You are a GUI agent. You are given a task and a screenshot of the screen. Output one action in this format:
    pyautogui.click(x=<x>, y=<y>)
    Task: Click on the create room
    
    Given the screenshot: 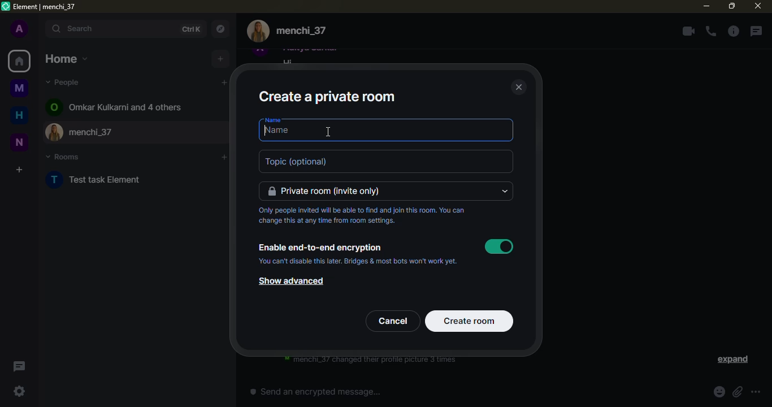 What is the action you would take?
    pyautogui.click(x=470, y=321)
    